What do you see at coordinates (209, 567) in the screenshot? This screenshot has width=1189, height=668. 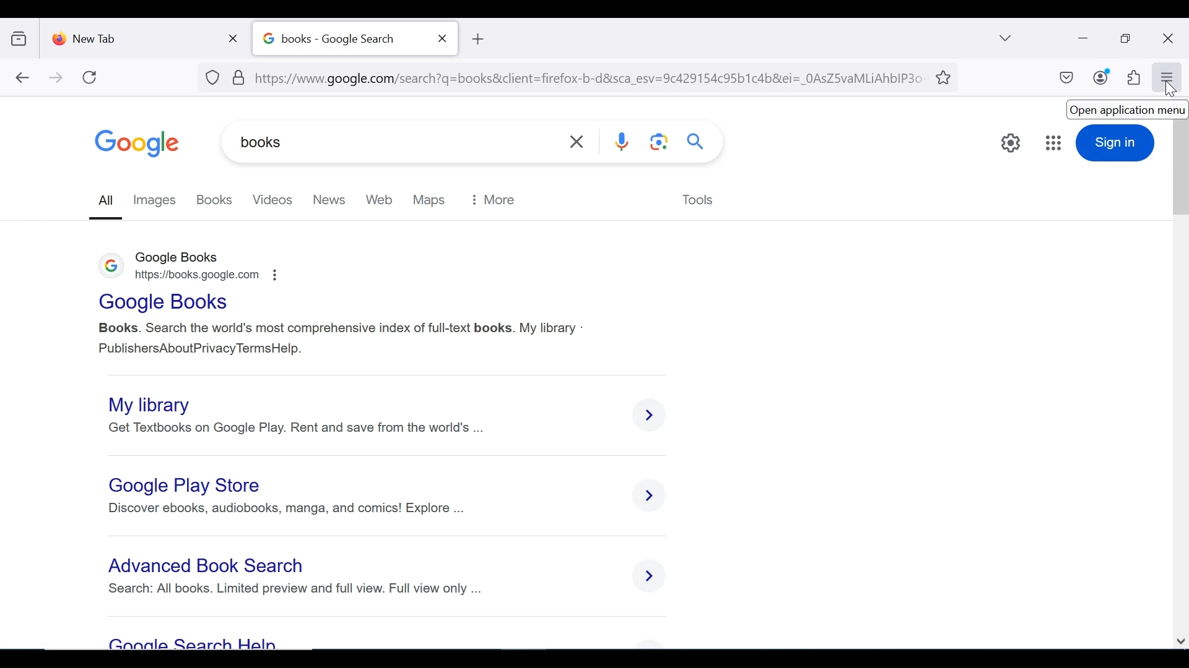 I see `Advanced BooK search` at bounding box center [209, 567].